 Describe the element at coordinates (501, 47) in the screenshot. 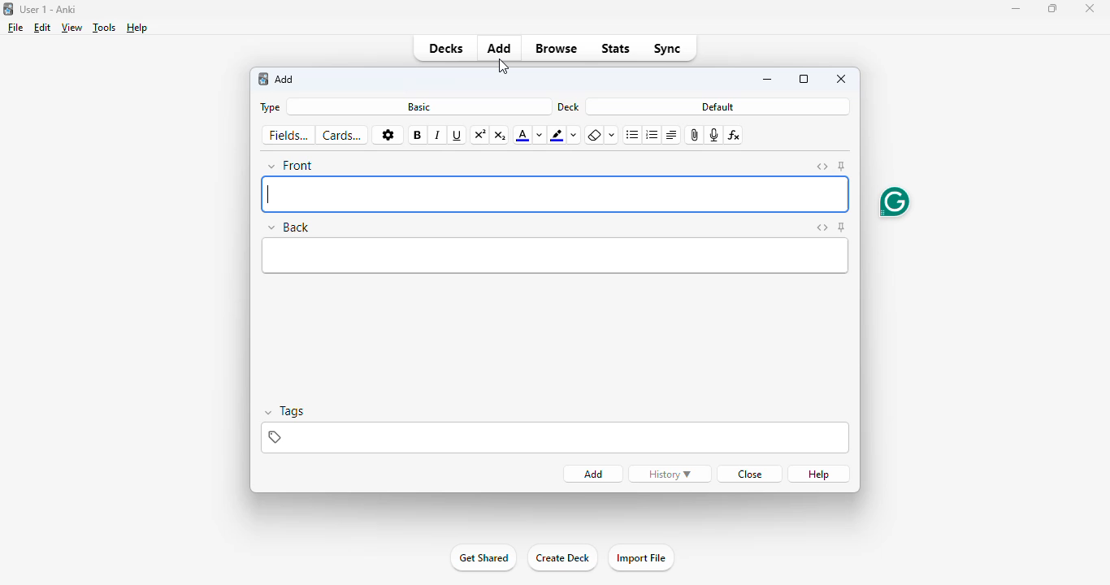

I see `add` at that location.